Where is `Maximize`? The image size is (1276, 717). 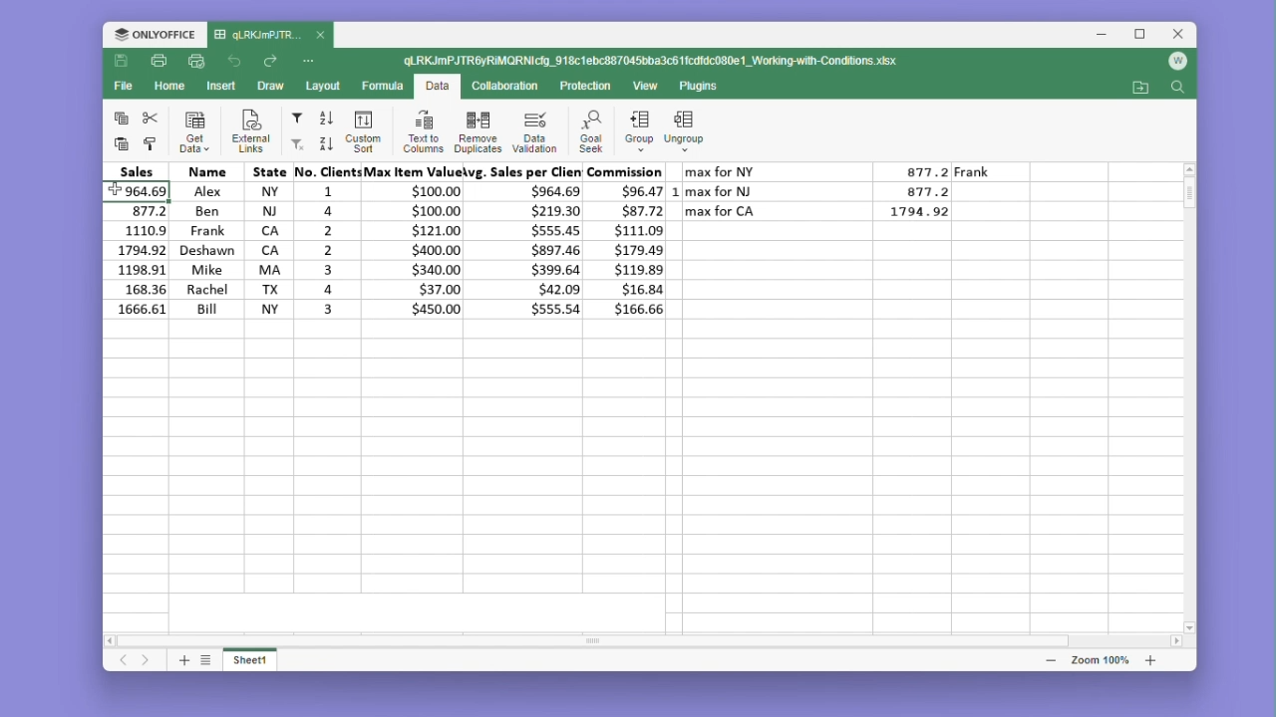 Maximize is located at coordinates (1144, 35).